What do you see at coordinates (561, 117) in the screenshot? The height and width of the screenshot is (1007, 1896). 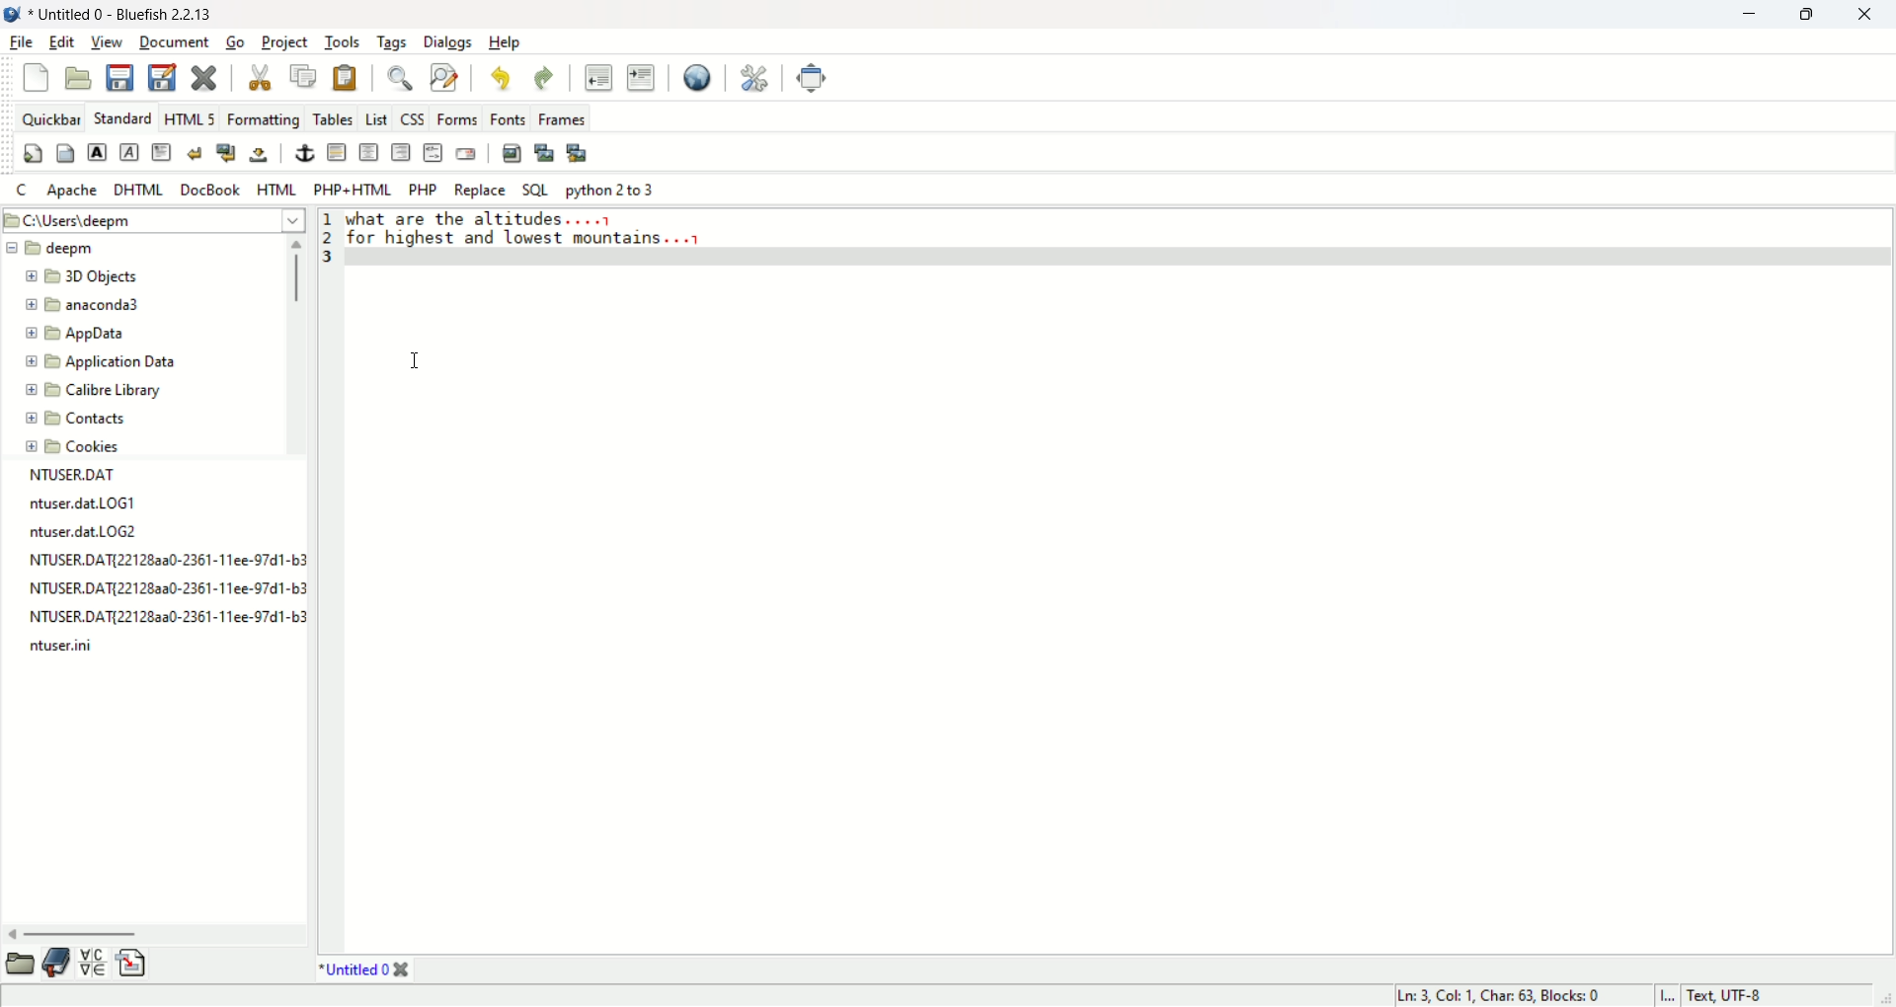 I see `frames` at bounding box center [561, 117].